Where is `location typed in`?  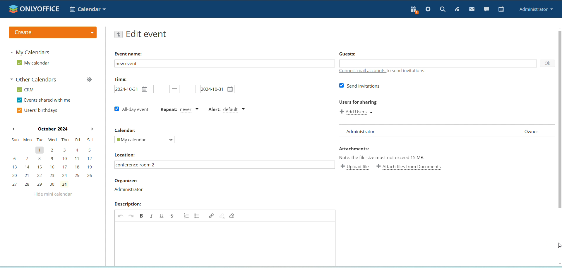
location typed in is located at coordinates (136, 164).